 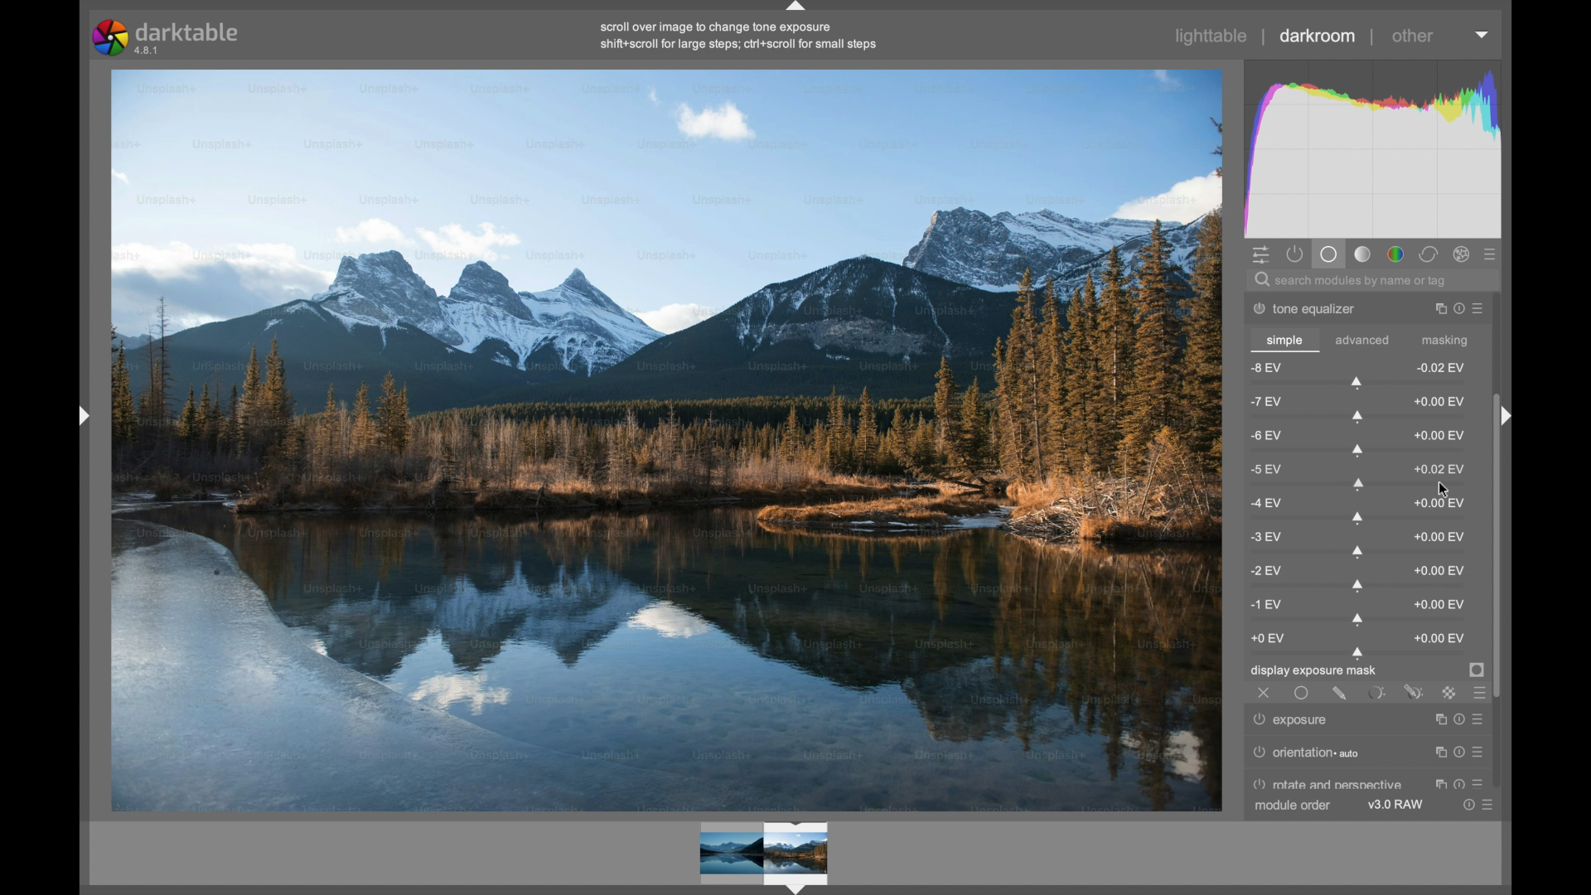 I want to click on presets, so click(x=1493, y=254).